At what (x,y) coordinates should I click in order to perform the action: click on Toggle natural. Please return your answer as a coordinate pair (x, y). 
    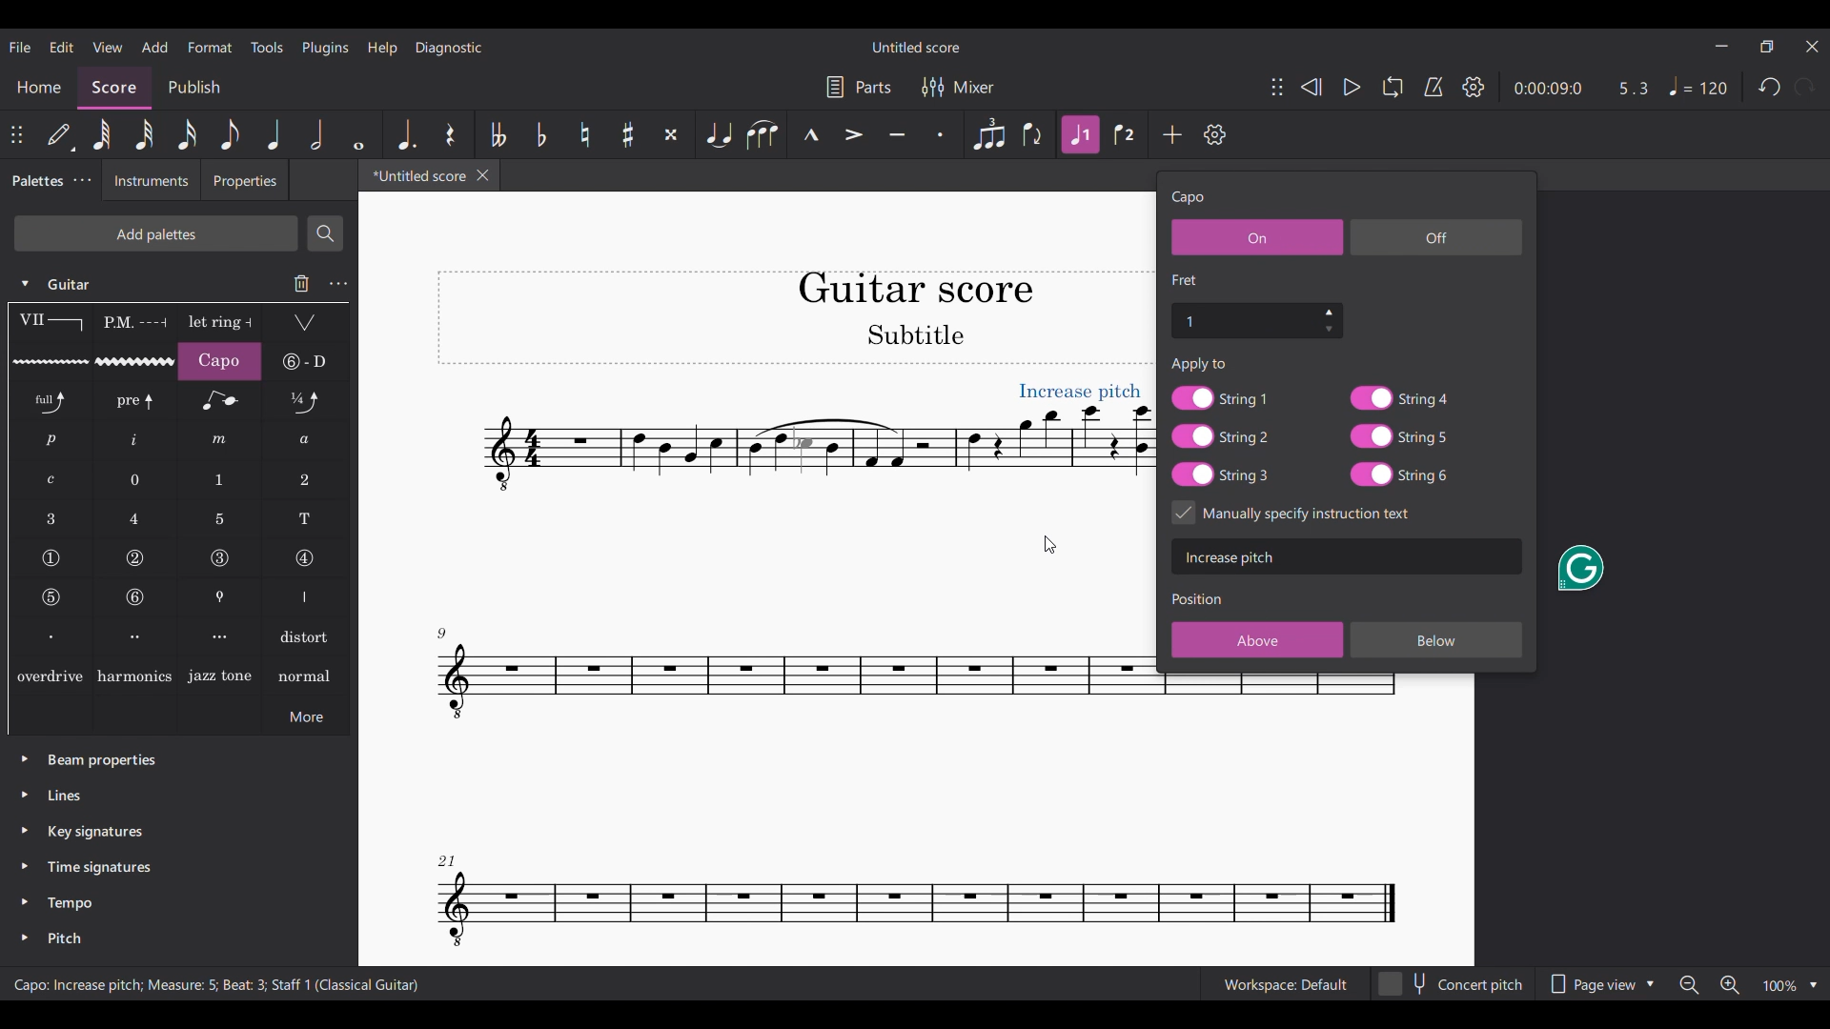
    Looking at the image, I should click on (584, 134).